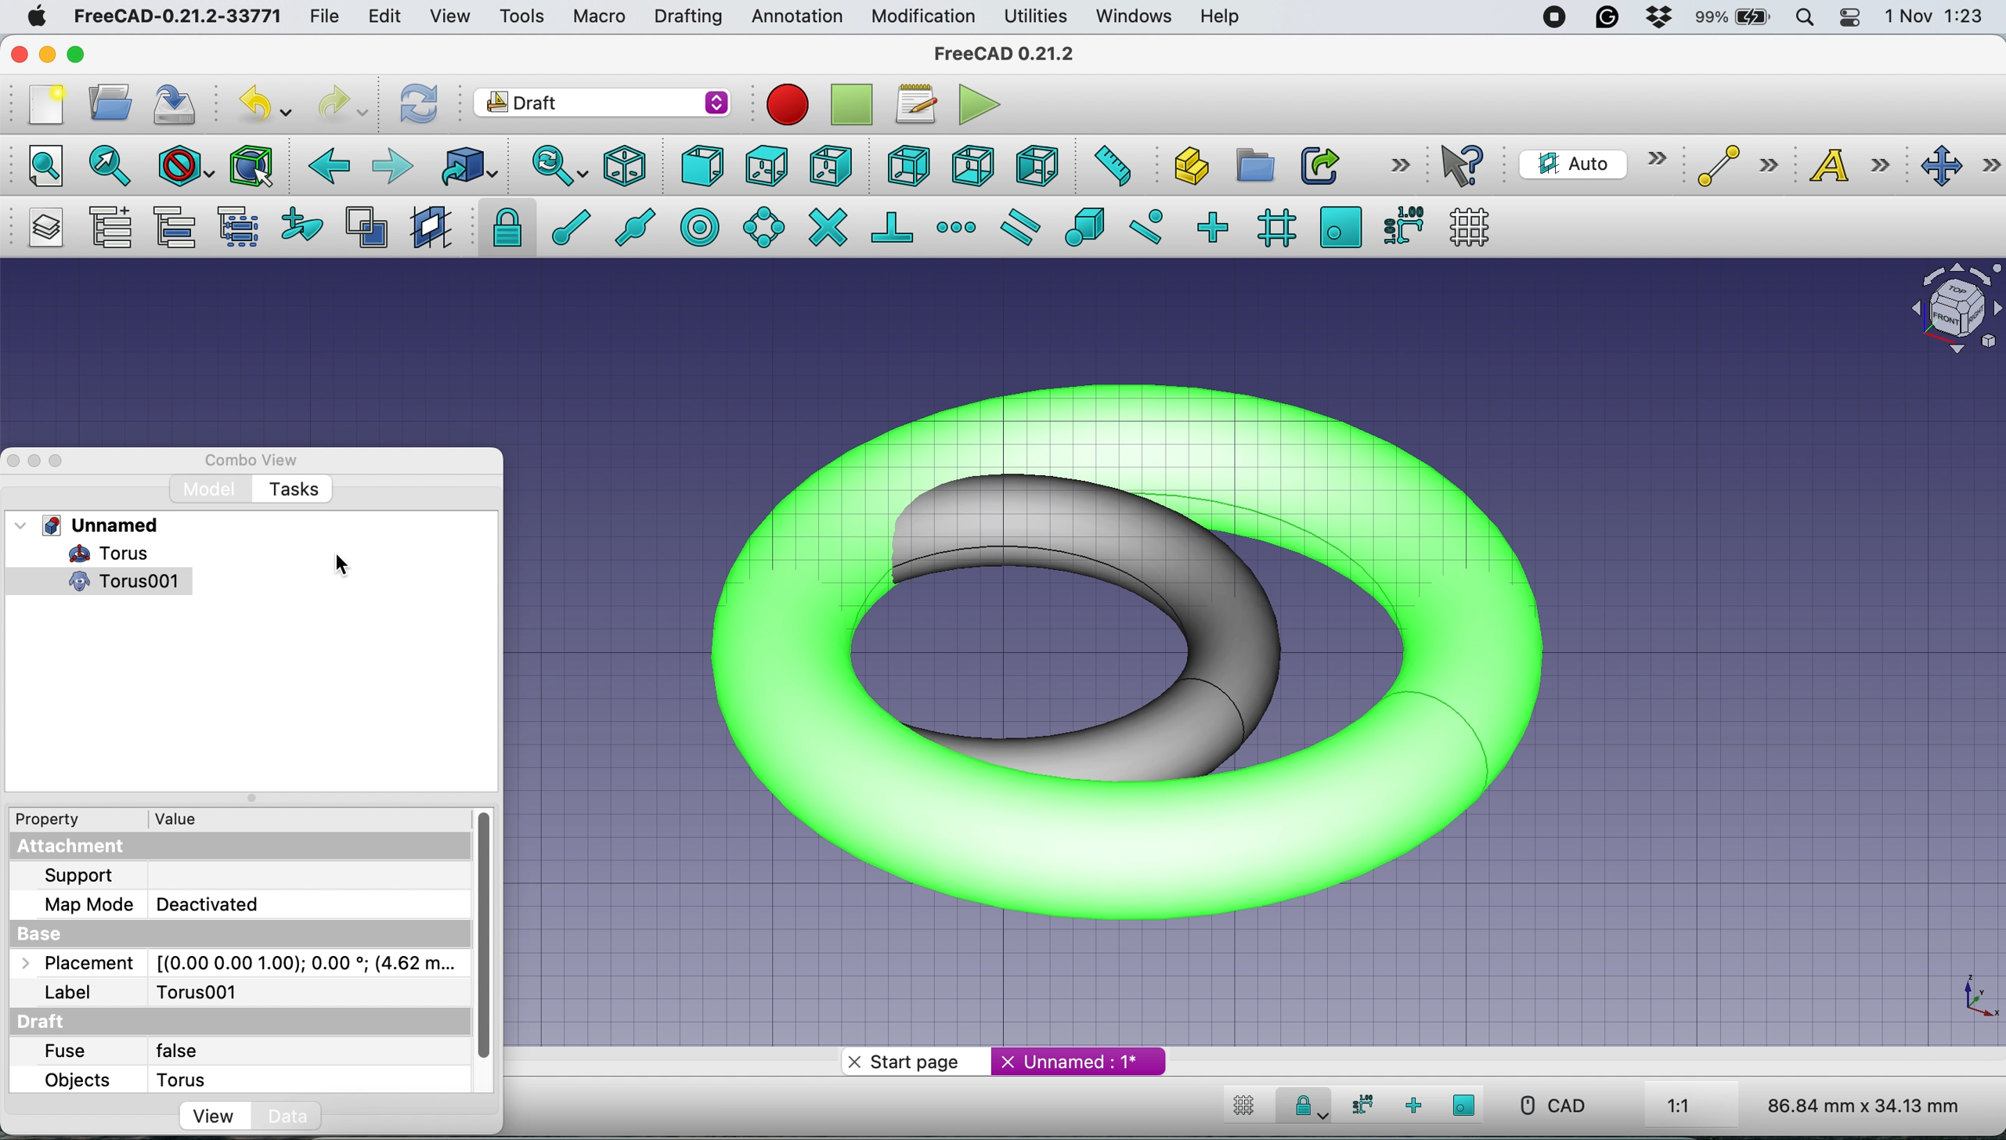  Describe the element at coordinates (49, 227) in the screenshot. I see `manage layers` at that location.